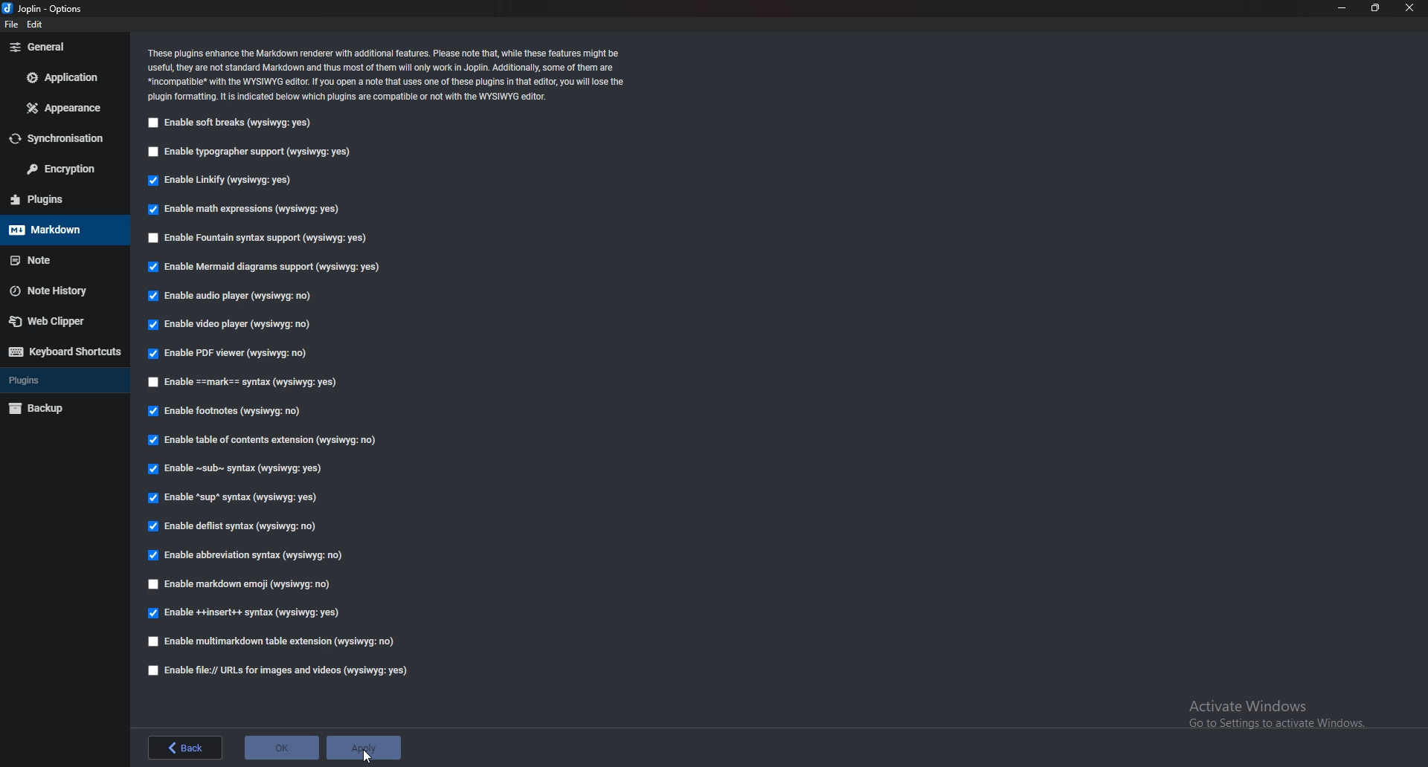 The image size is (1428, 767). I want to click on Enable mermaid diagrams, so click(270, 268).